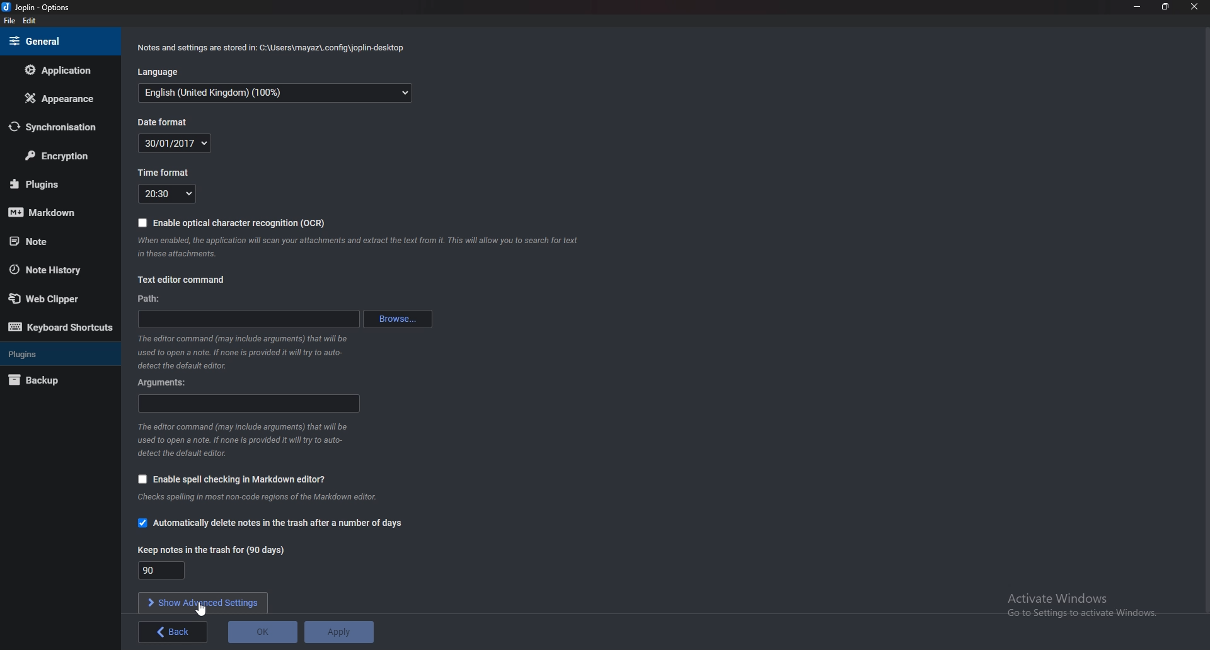 The height and width of the screenshot is (650, 1210). Describe the element at coordinates (152, 300) in the screenshot. I see `path` at that location.